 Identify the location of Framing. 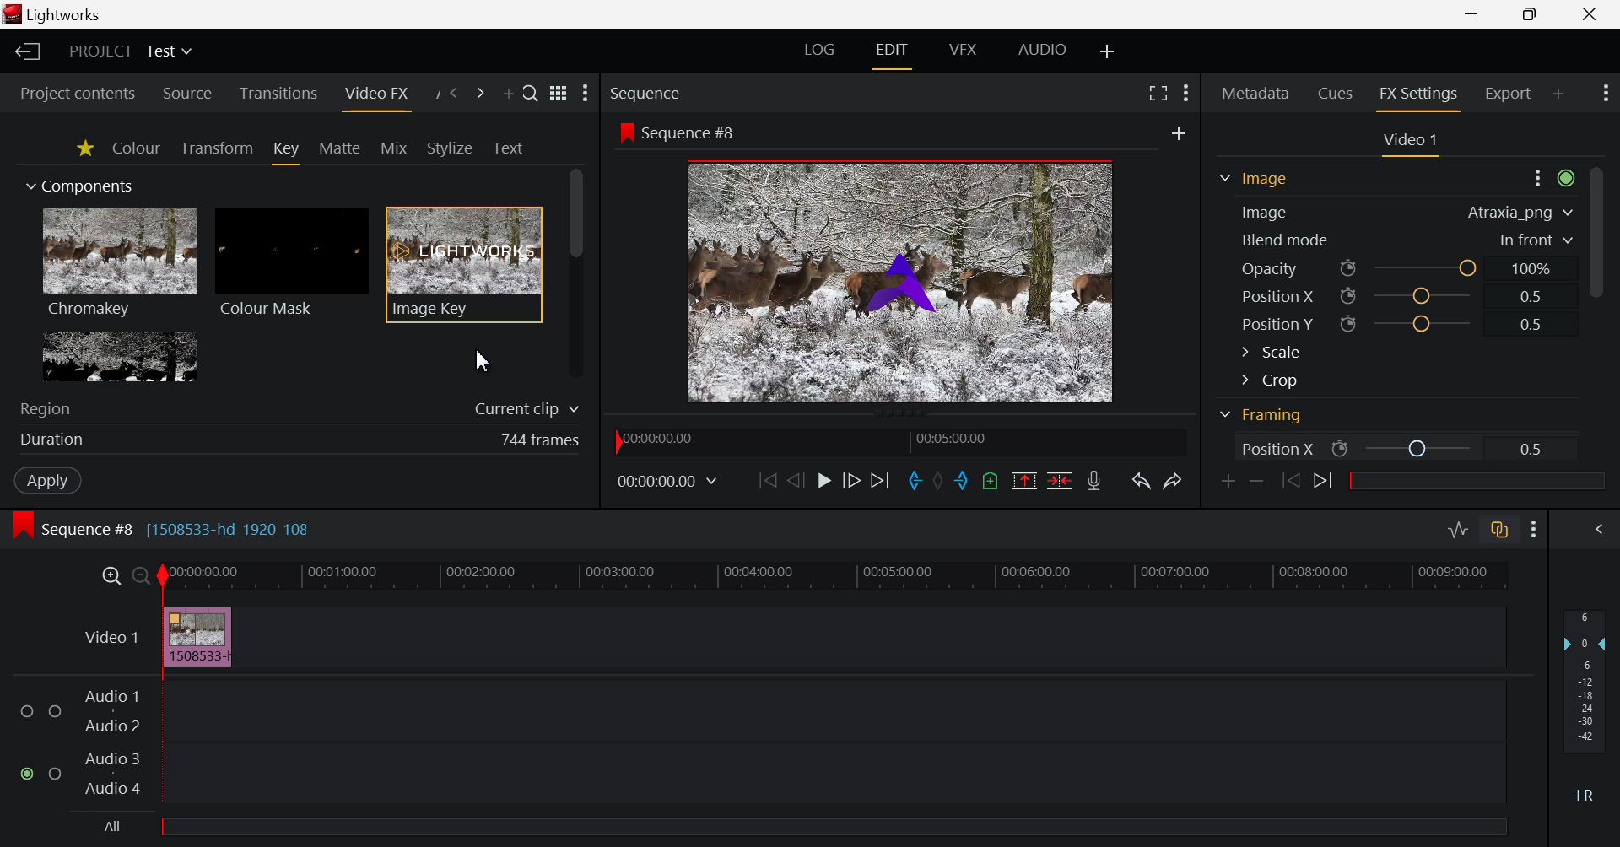
(1383, 414).